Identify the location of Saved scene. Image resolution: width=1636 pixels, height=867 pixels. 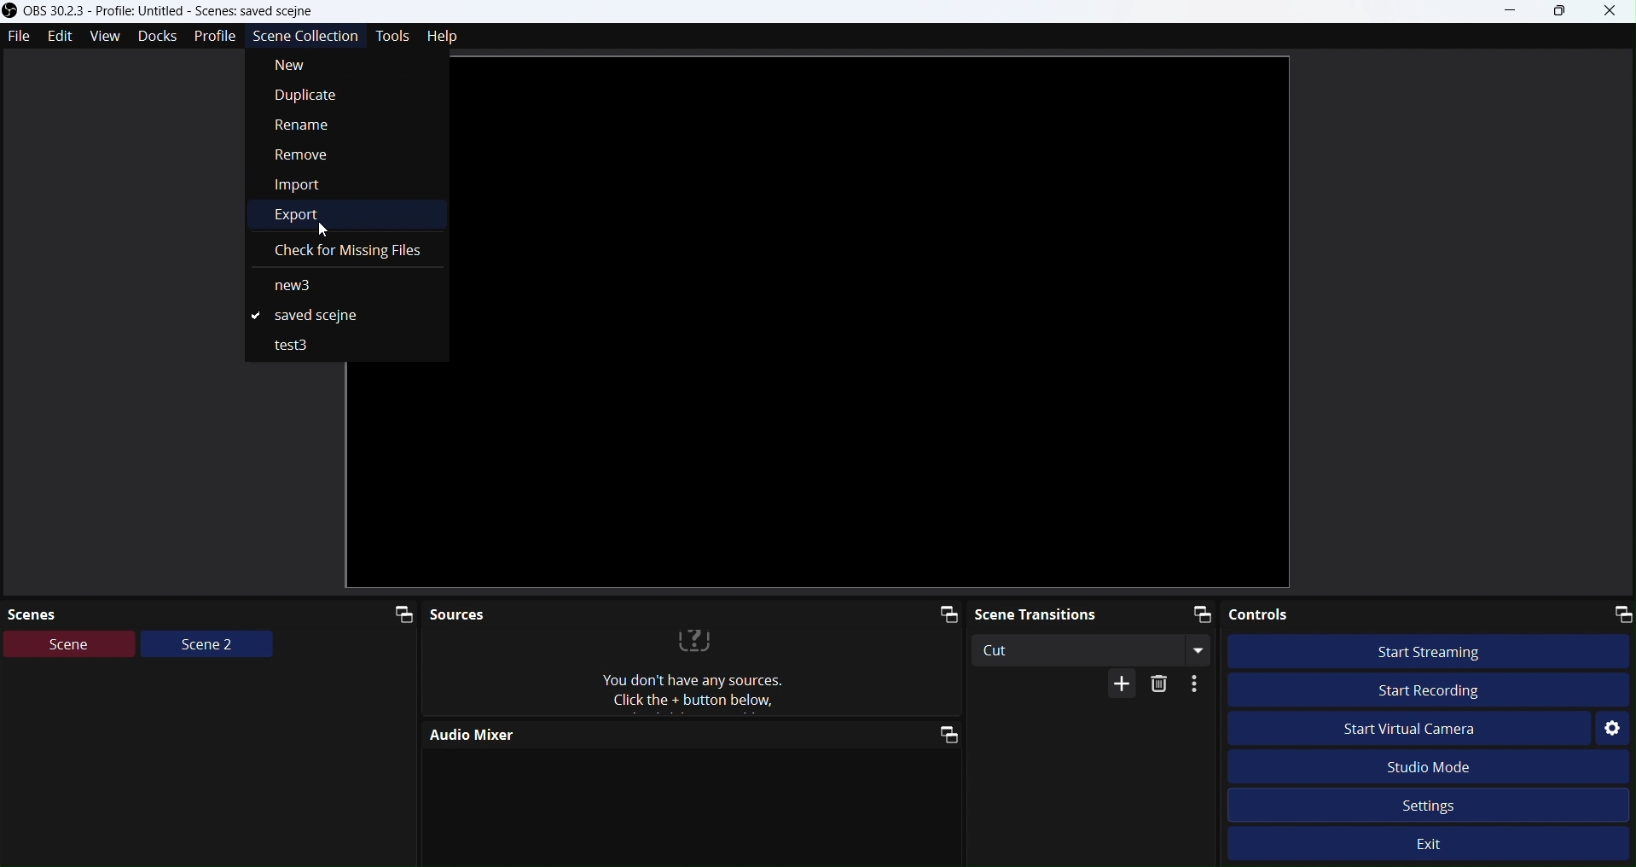
(302, 319).